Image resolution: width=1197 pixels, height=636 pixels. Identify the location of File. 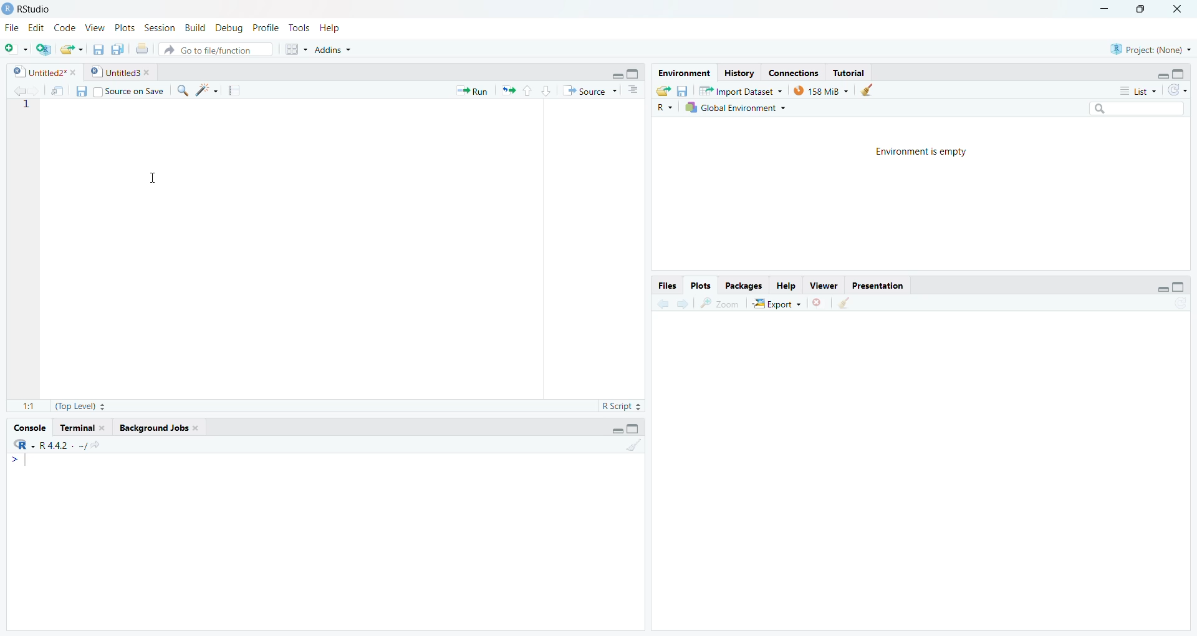
(11, 27).